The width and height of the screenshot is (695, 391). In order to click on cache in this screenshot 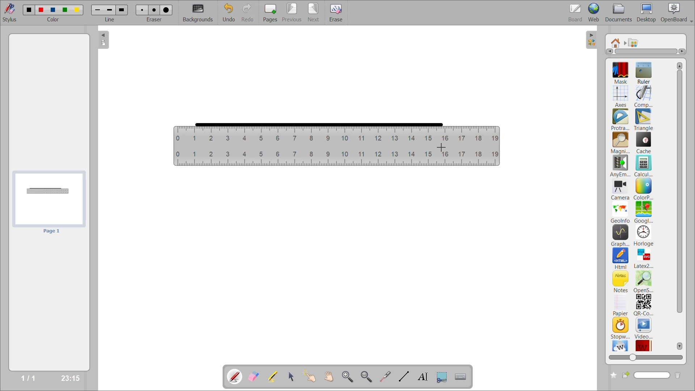, I will do `click(644, 143)`.